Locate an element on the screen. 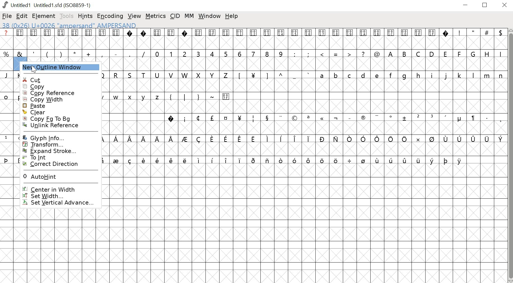 The width and height of the screenshot is (513, 283). cid is located at coordinates (176, 16).